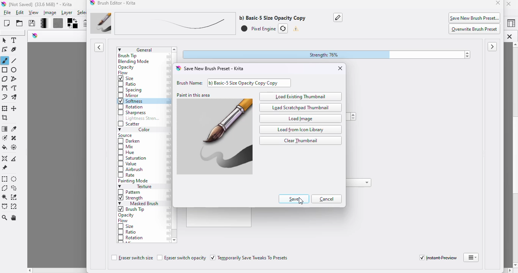 This screenshot has height=273, width=518. I want to click on softness, so click(131, 101).